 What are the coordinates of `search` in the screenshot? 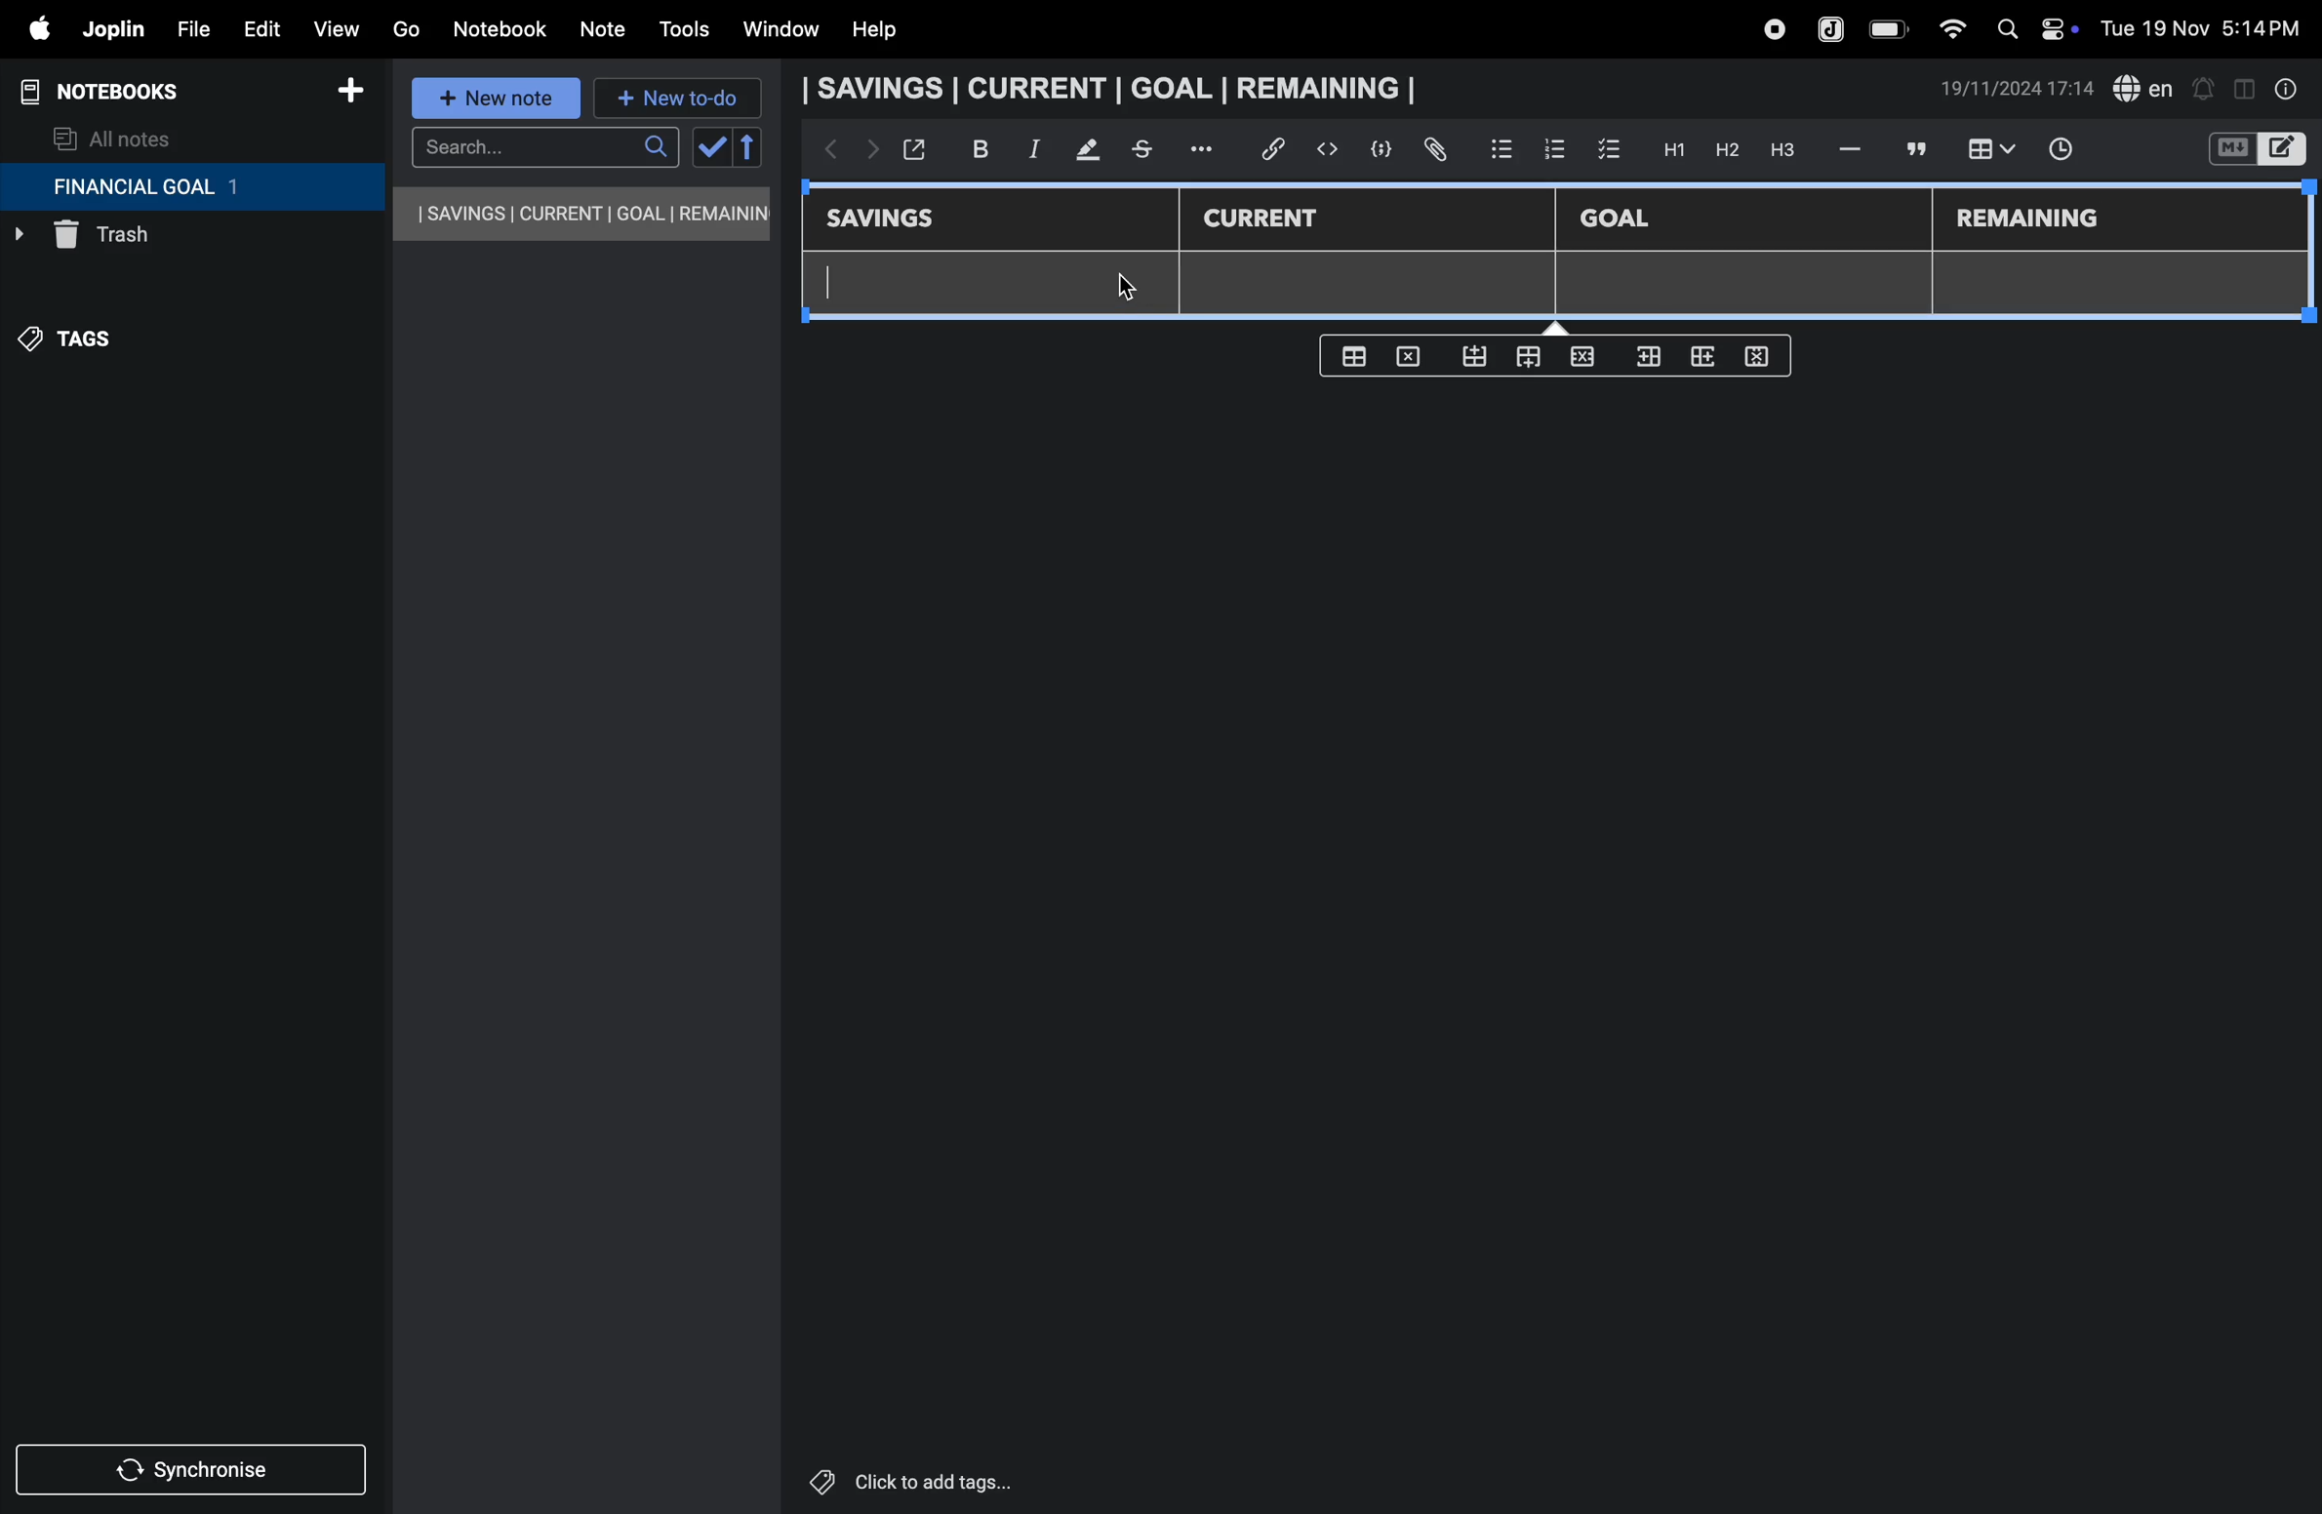 It's located at (544, 147).